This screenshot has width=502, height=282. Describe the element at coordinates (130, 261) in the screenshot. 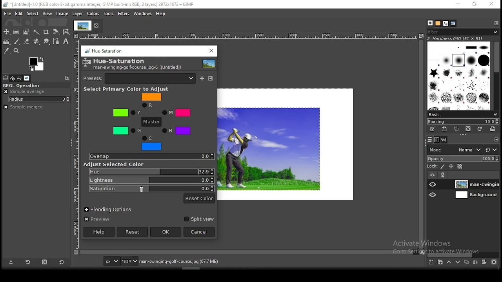

I see `zoom status` at that location.